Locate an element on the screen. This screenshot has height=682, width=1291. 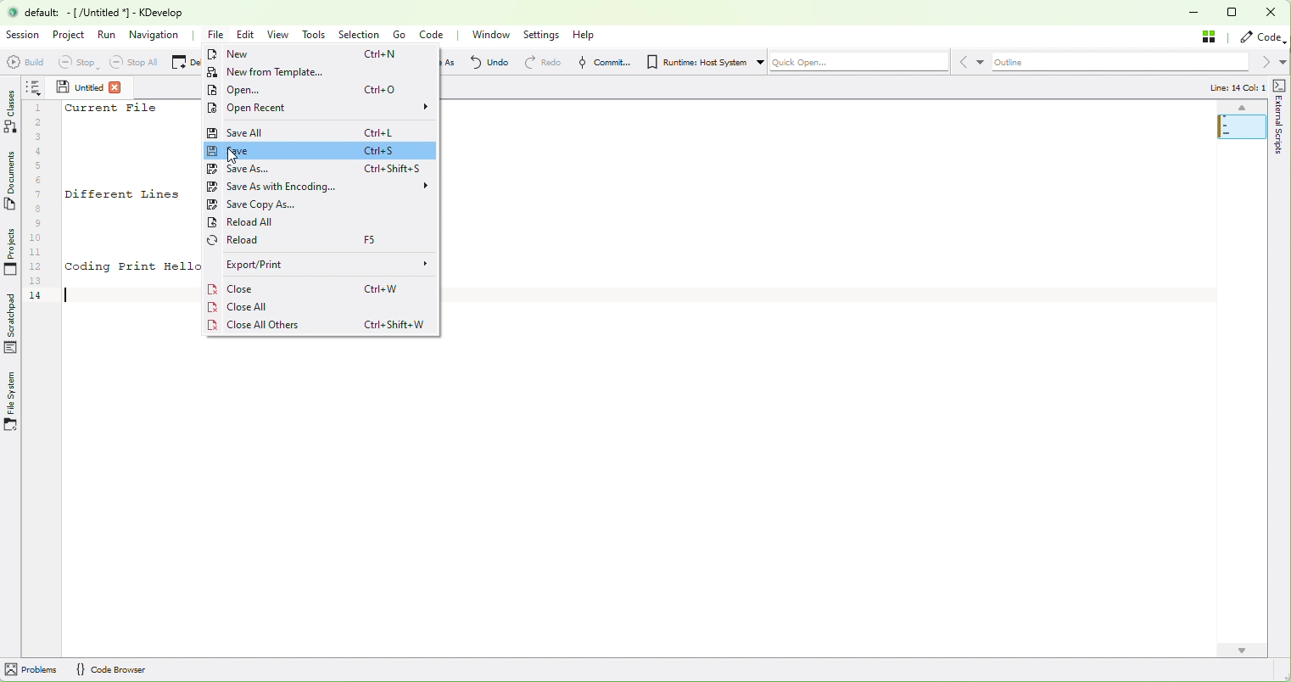
Session is located at coordinates (24, 35).